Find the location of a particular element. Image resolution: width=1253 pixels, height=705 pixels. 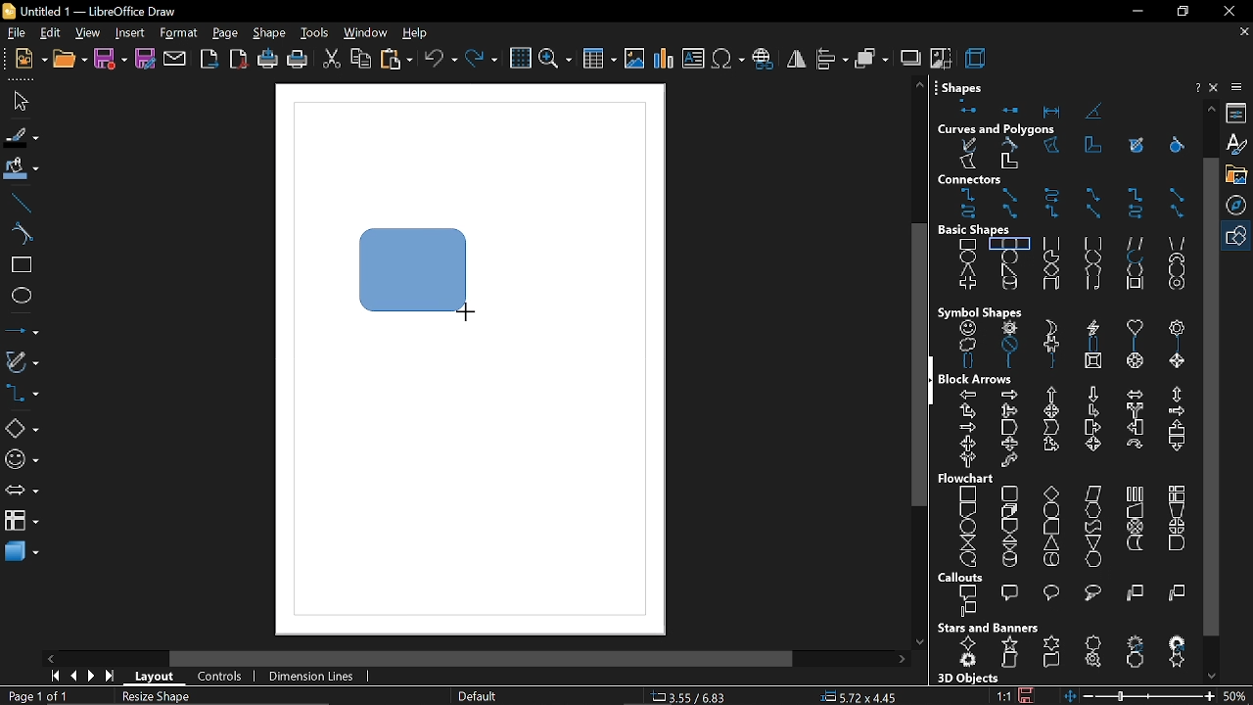

open is located at coordinates (69, 60).